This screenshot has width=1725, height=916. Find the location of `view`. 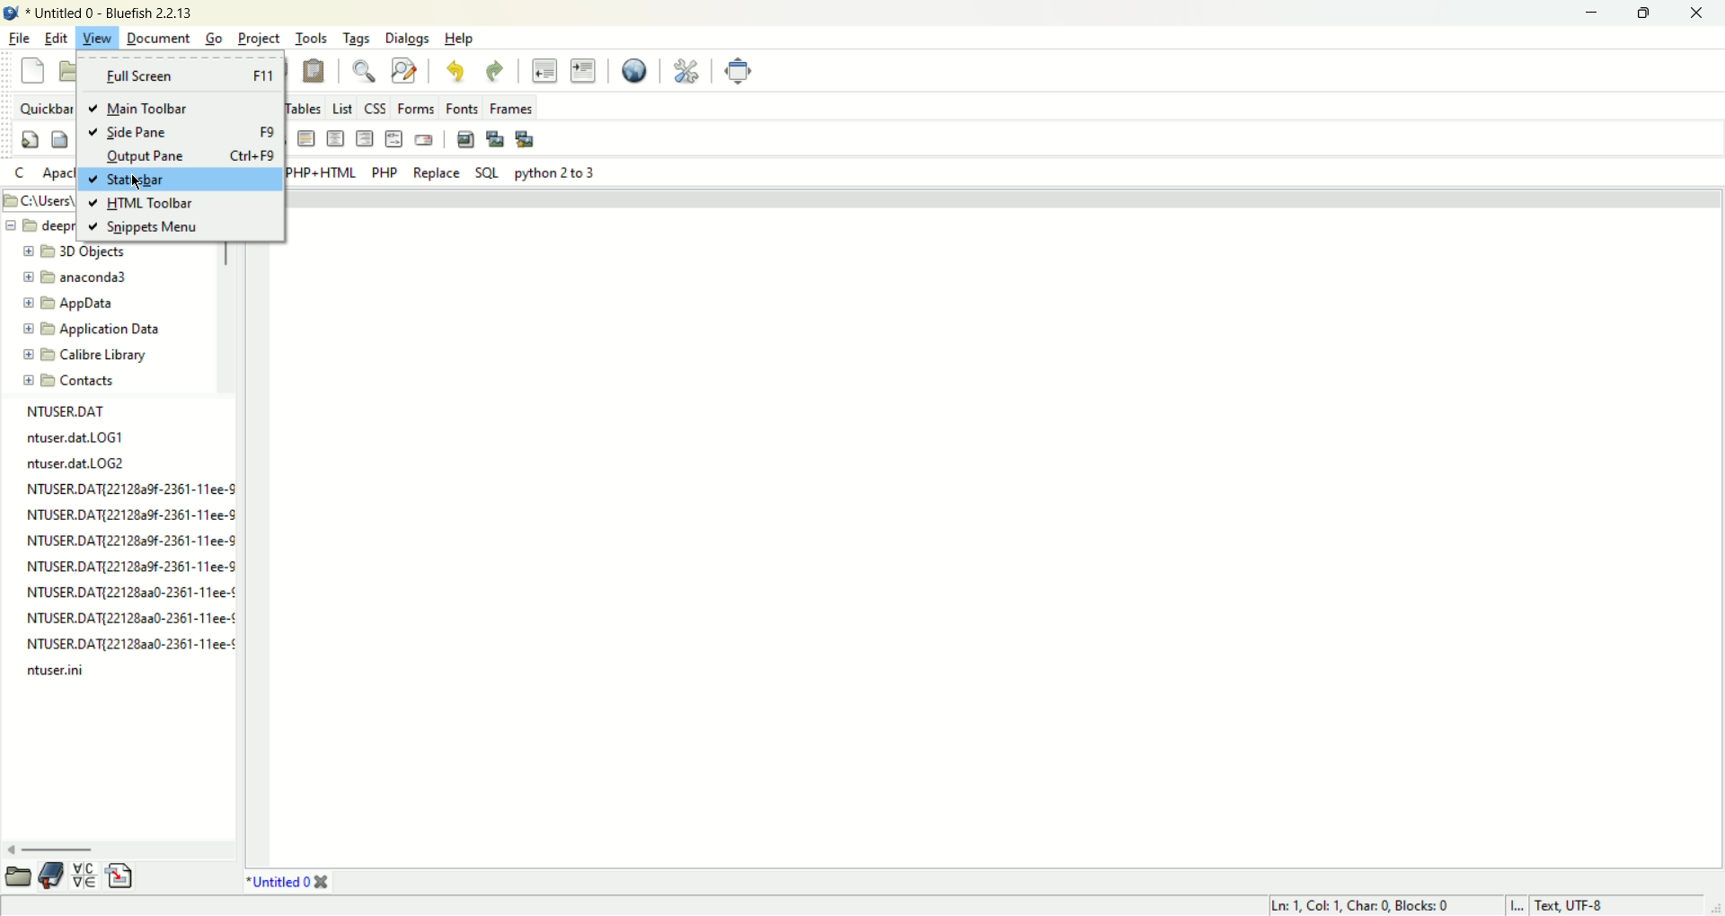

view is located at coordinates (98, 38).